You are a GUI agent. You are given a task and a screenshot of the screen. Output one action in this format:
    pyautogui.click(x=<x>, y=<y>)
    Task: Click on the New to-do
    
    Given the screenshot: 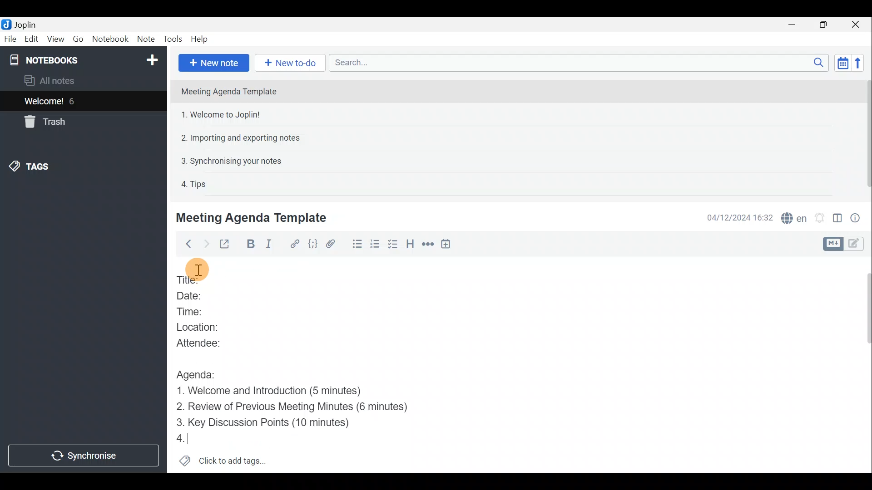 What is the action you would take?
    pyautogui.click(x=288, y=63)
    